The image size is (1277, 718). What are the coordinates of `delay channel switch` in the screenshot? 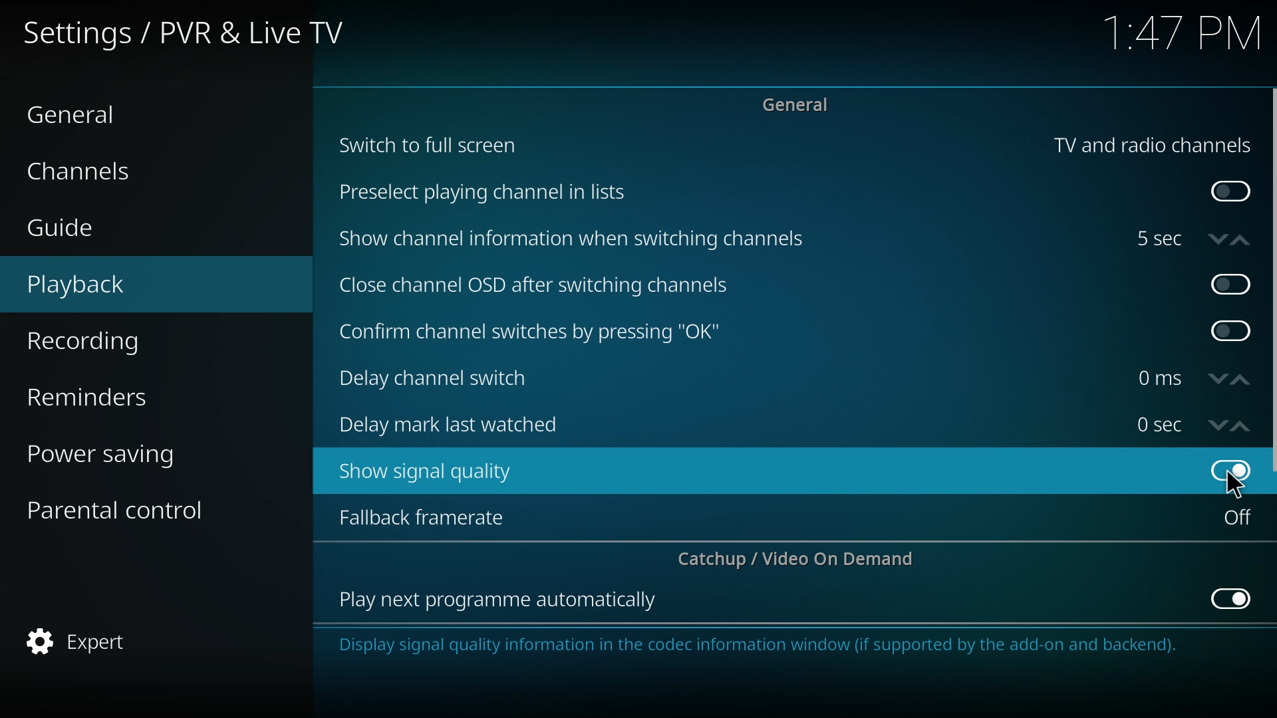 It's located at (444, 378).